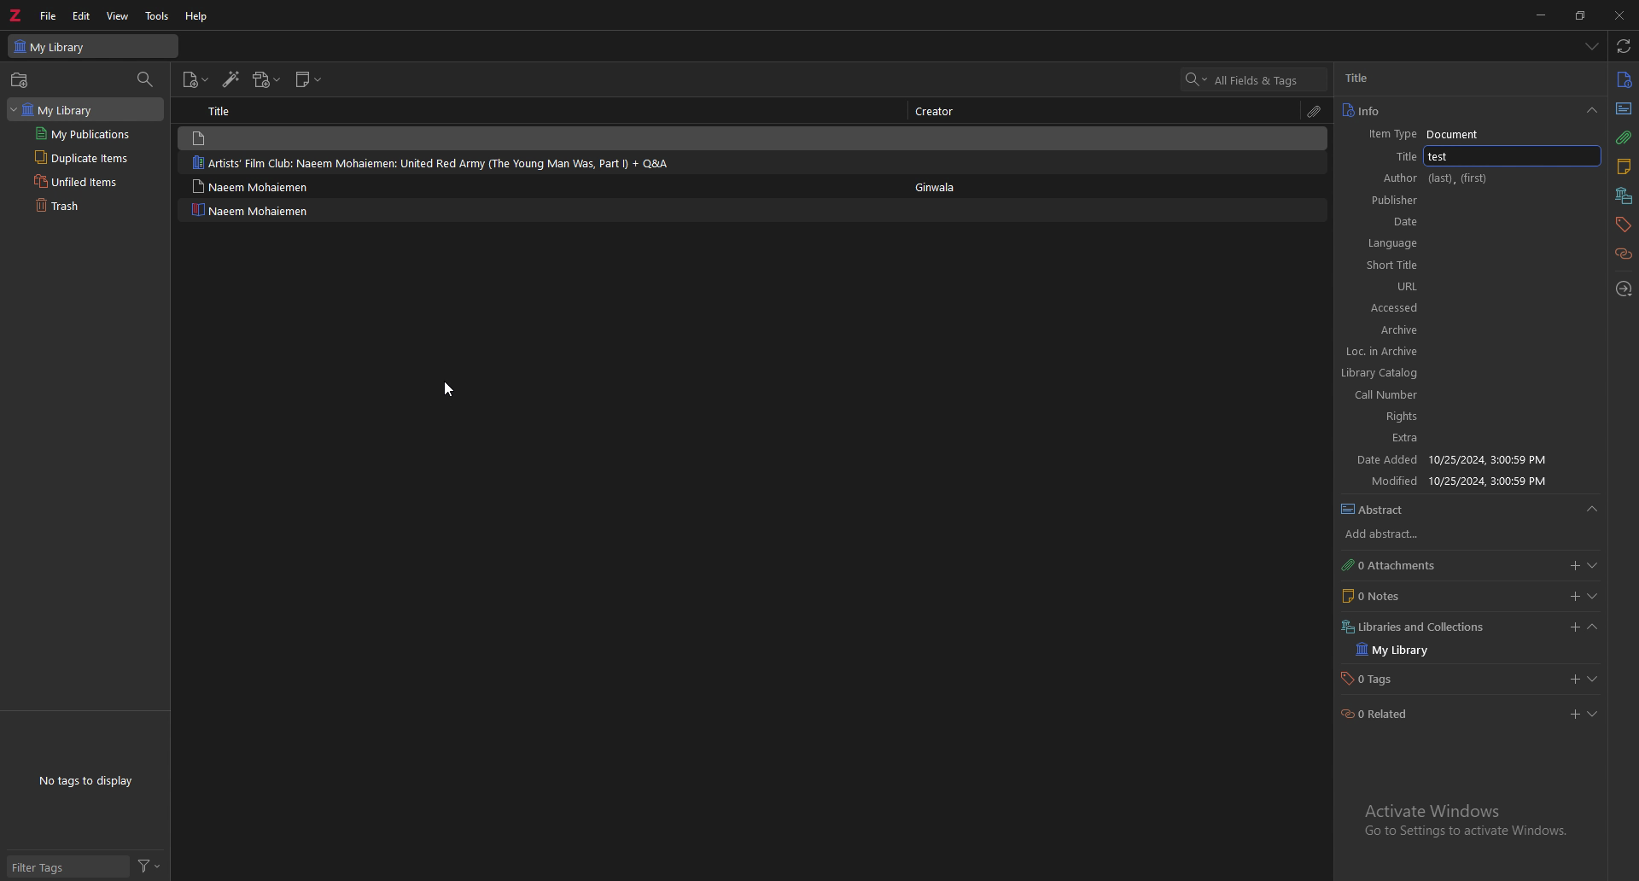 The width and height of the screenshot is (1639, 881). What do you see at coordinates (1600, 567) in the screenshot?
I see `expand section` at bounding box center [1600, 567].